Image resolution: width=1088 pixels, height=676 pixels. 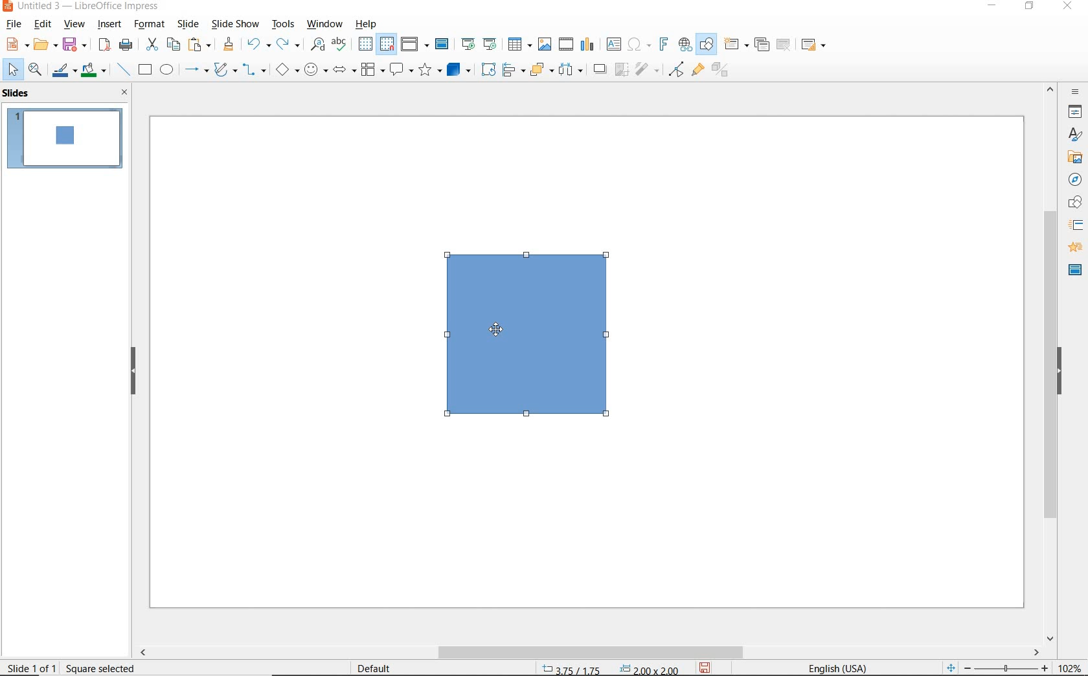 What do you see at coordinates (63, 69) in the screenshot?
I see `line color` at bounding box center [63, 69].